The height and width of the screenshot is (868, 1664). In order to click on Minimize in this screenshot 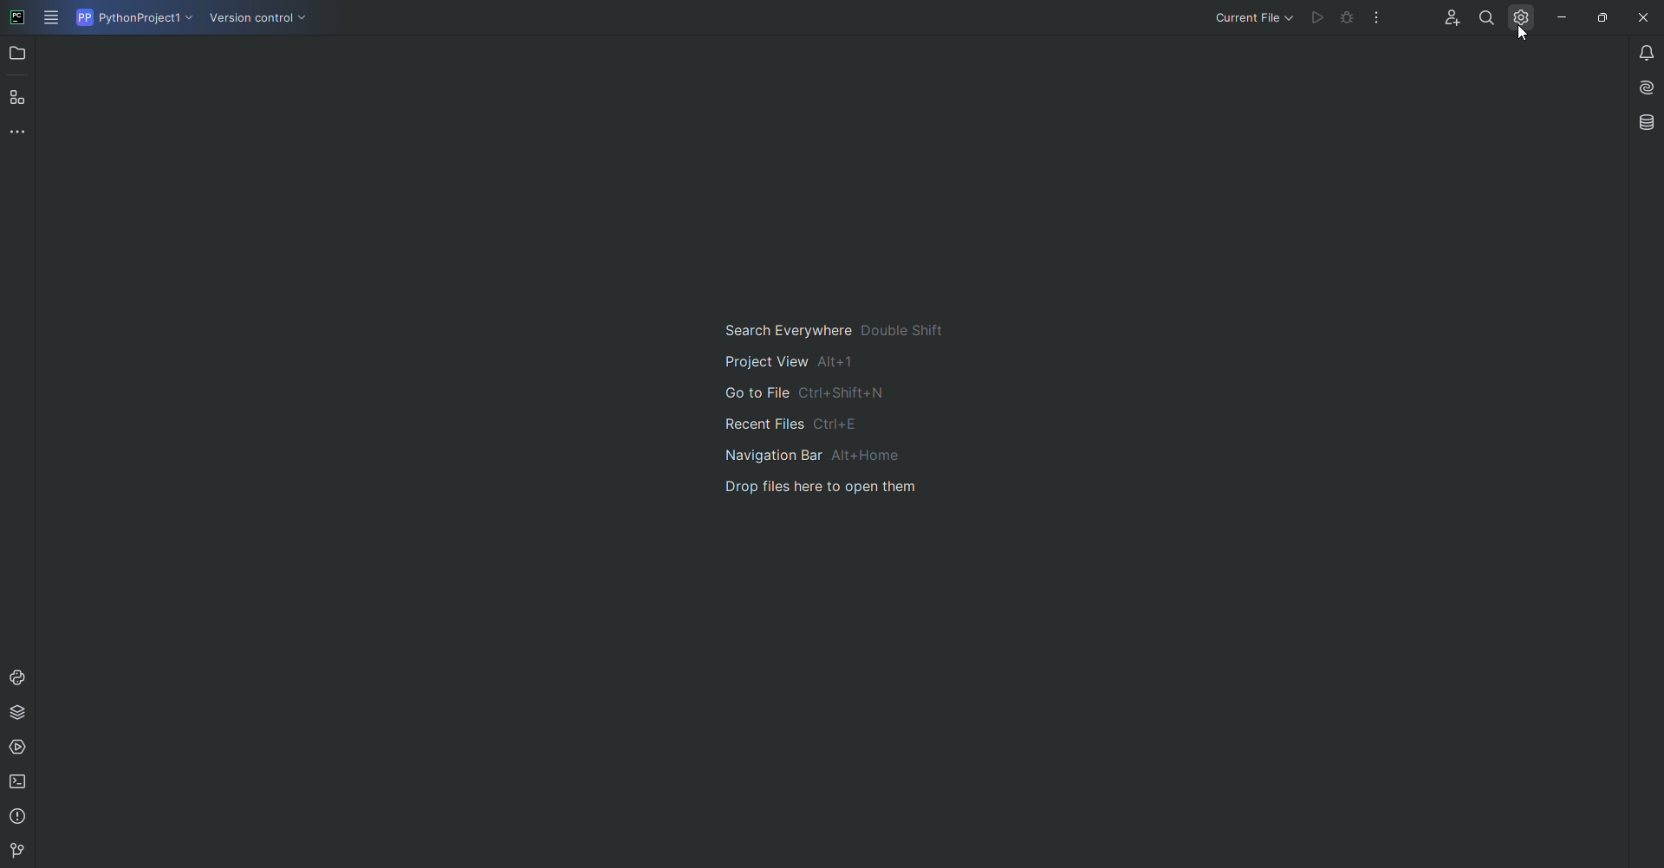, I will do `click(1557, 17)`.